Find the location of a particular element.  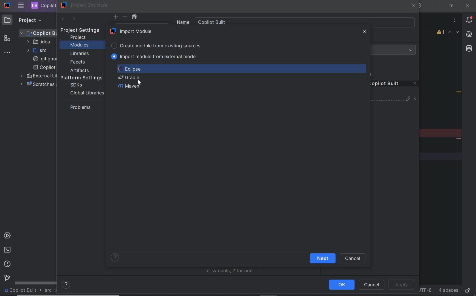

database is located at coordinates (469, 49).